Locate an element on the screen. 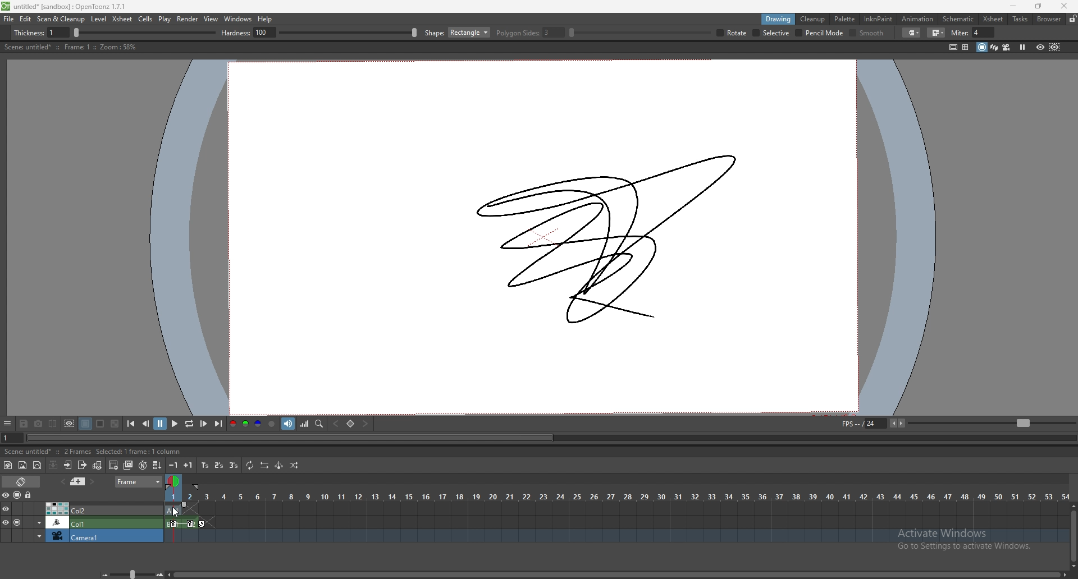  autofill cells is located at coordinates (157, 465).